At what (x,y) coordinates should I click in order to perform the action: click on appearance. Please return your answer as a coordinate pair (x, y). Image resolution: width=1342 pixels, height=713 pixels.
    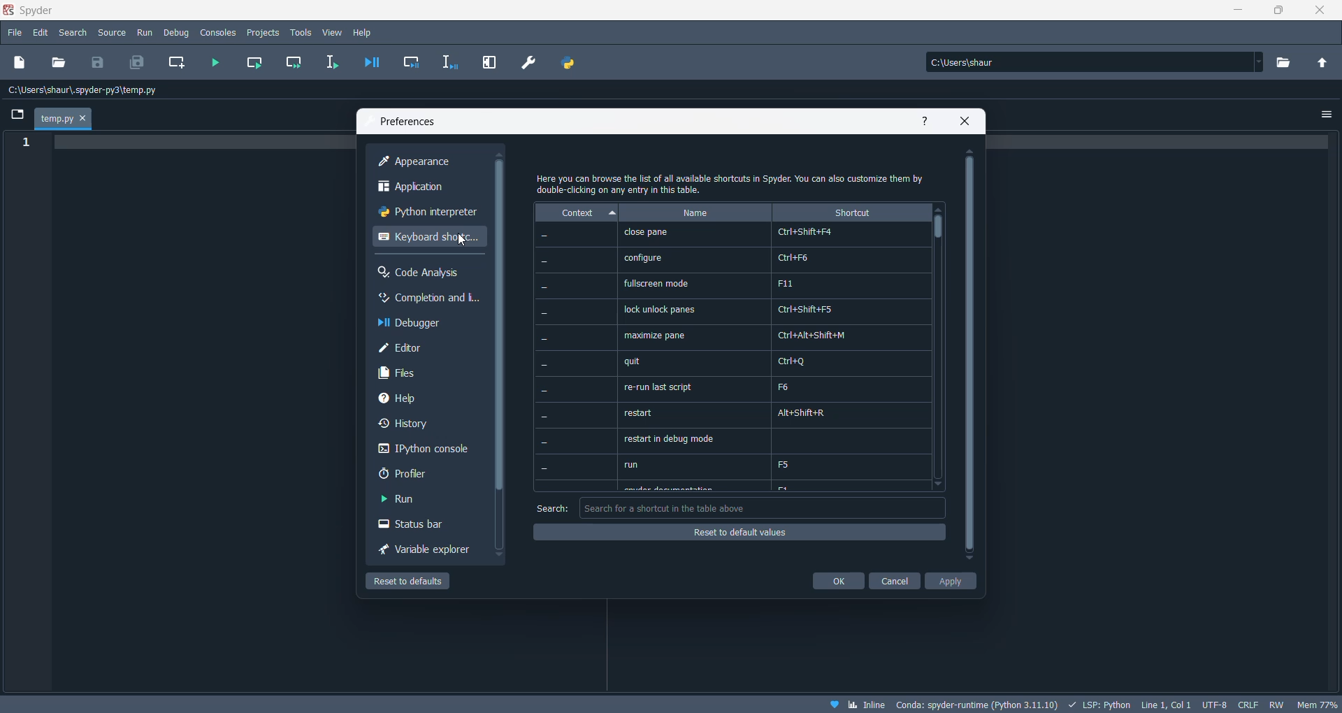
    Looking at the image, I should click on (426, 162).